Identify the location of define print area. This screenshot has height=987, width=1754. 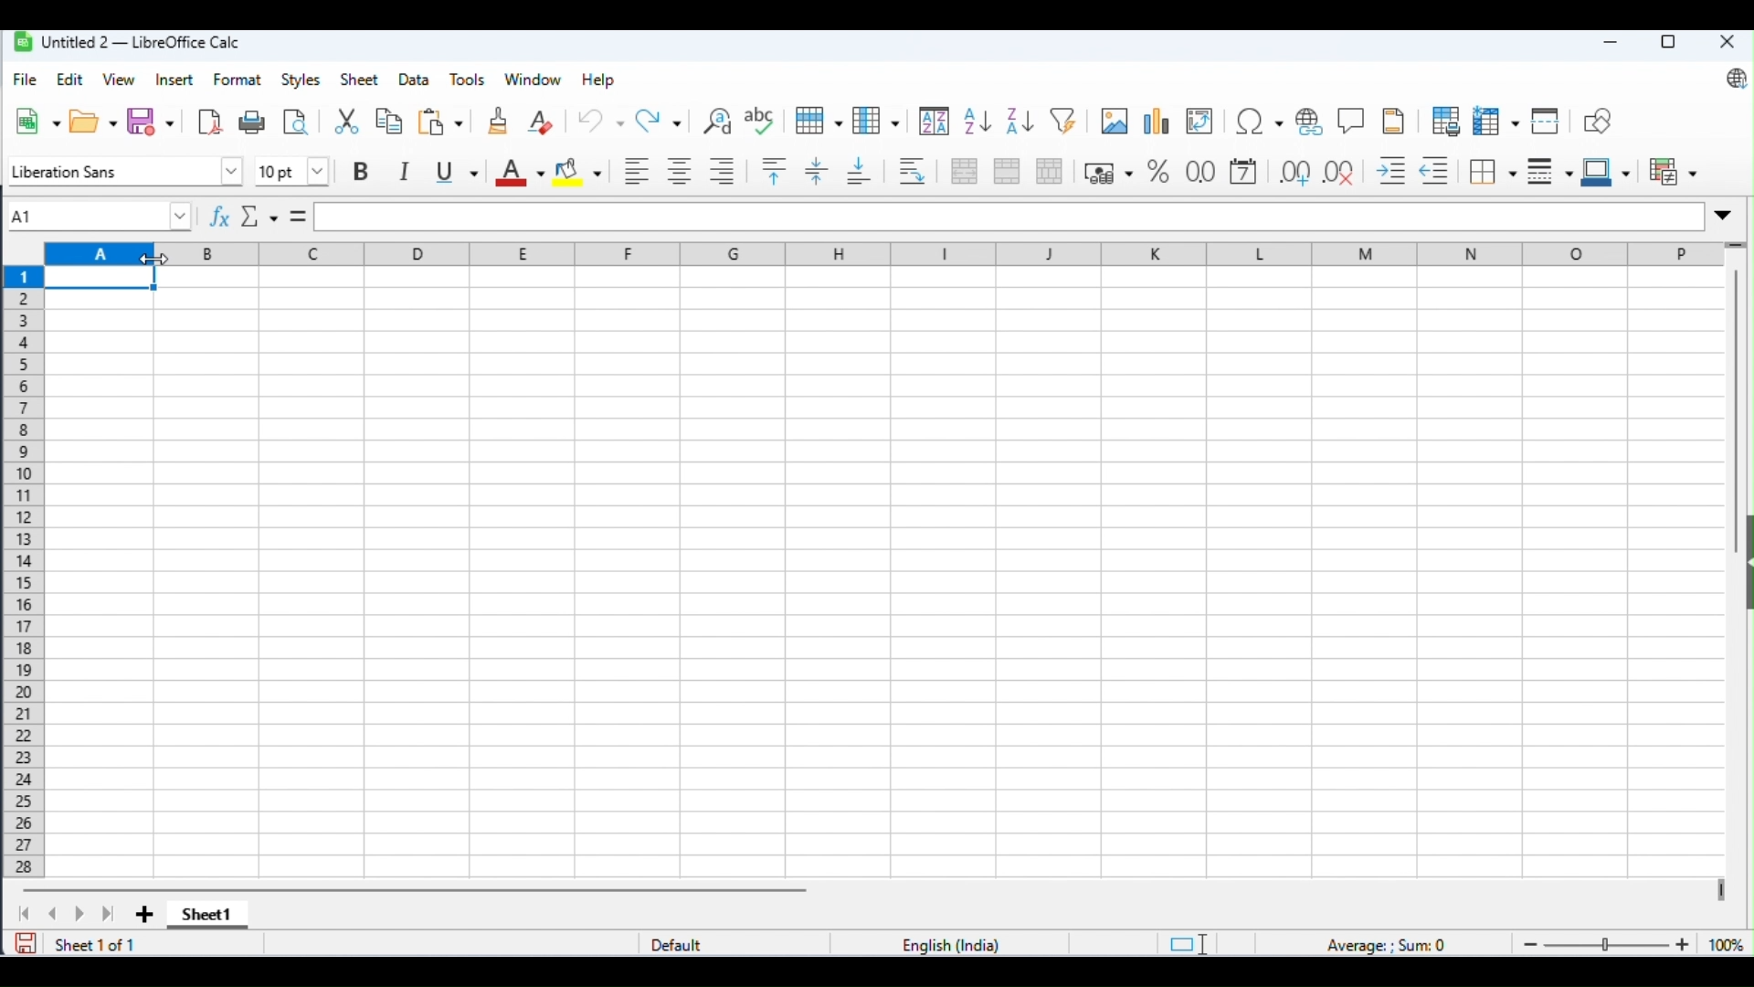
(1446, 120).